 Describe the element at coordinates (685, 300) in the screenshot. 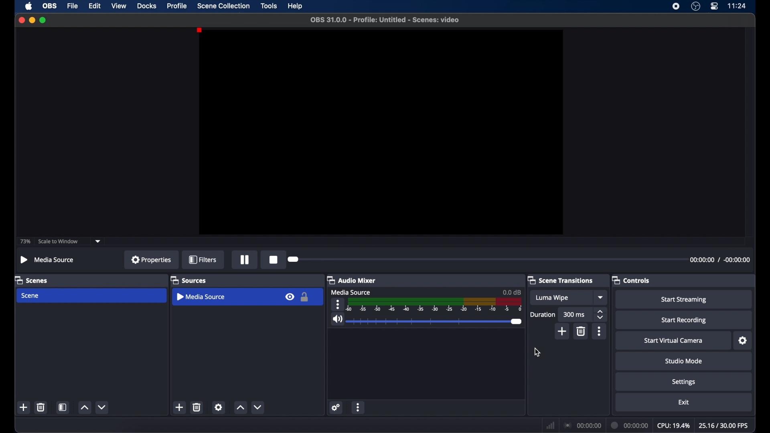

I see `start streaming` at that location.